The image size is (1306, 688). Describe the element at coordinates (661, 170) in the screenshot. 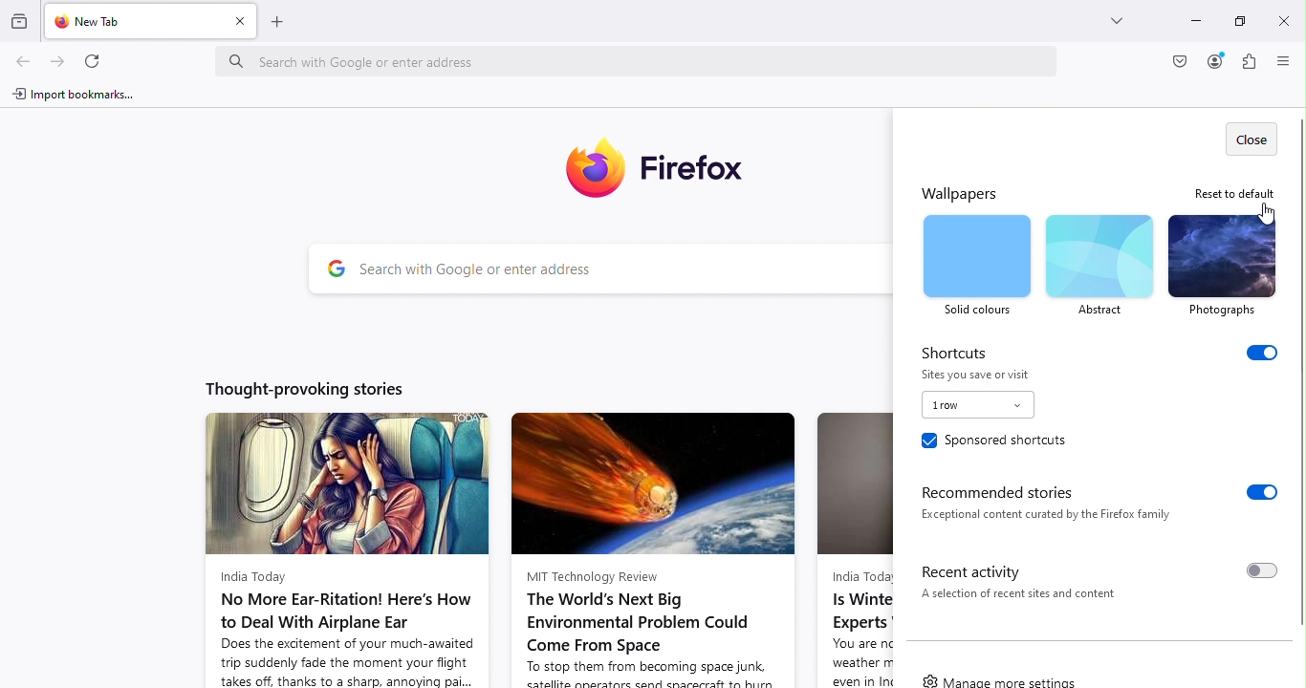

I see `Firefox icon` at that location.